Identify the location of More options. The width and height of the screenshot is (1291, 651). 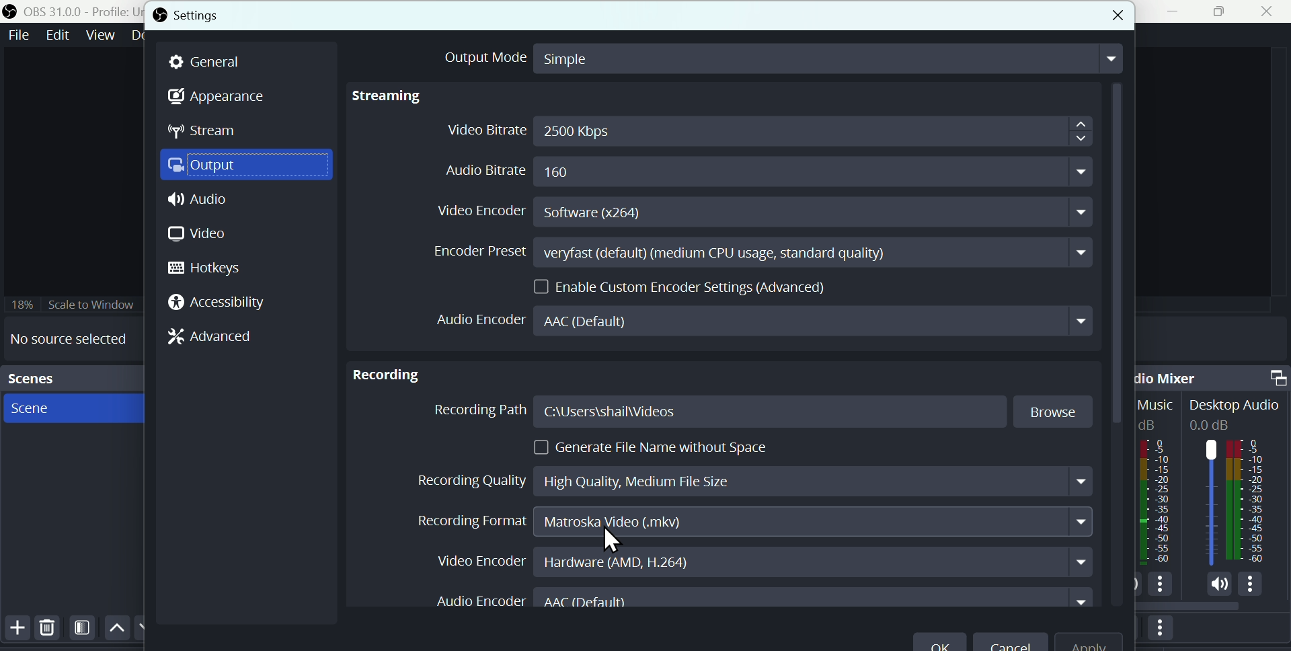
(1165, 633).